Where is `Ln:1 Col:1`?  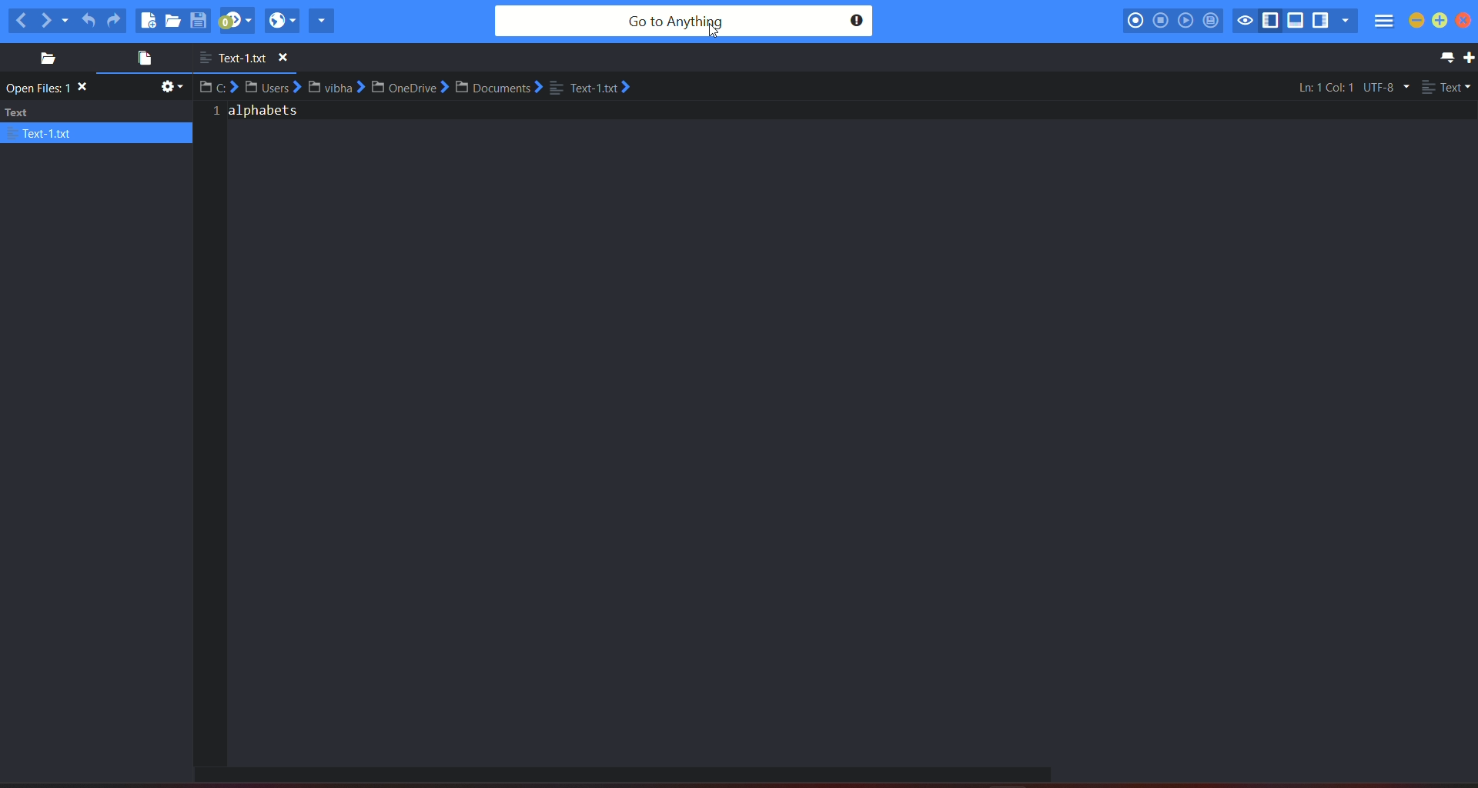 Ln:1 Col:1 is located at coordinates (1326, 86).